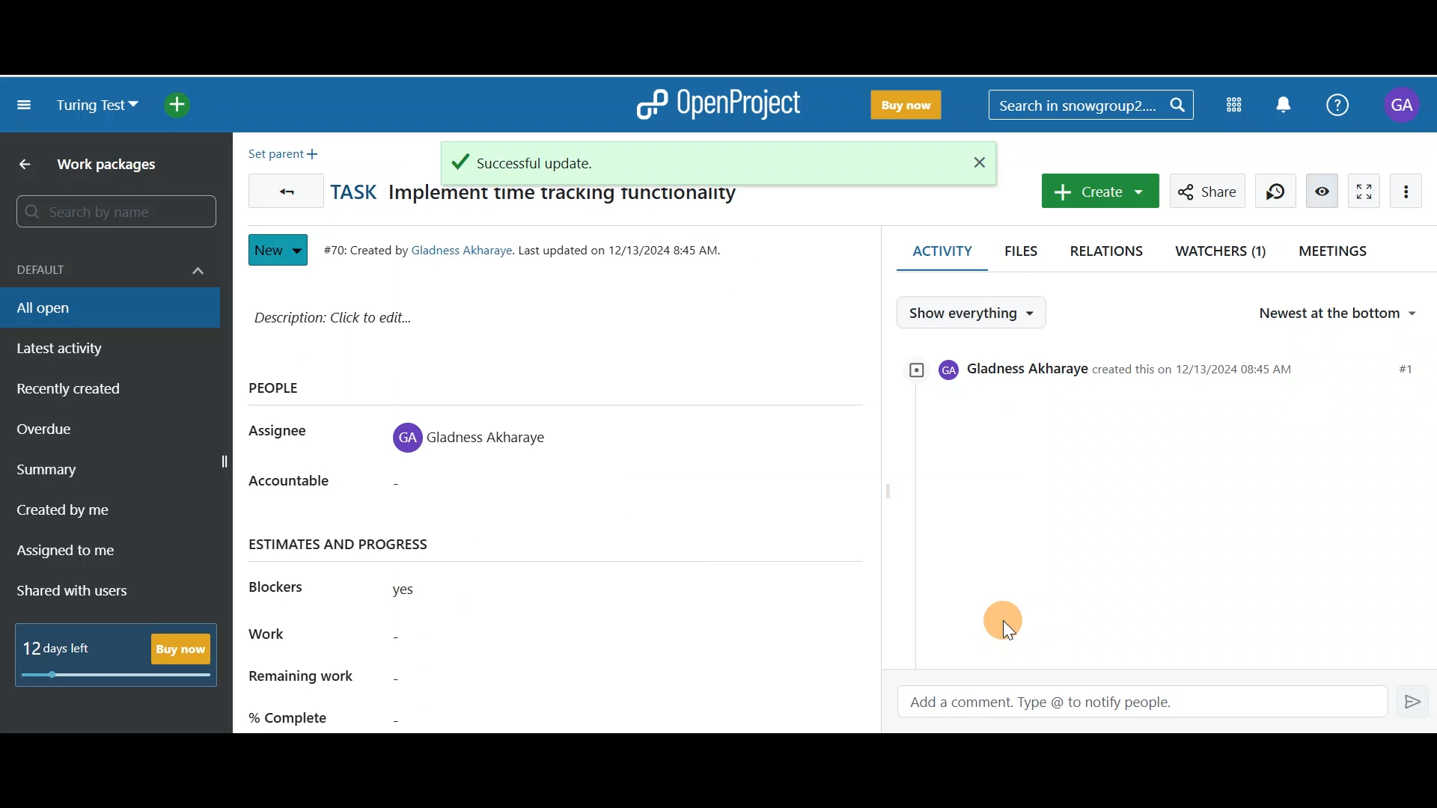 The image size is (1437, 808). What do you see at coordinates (107, 262) in the screenshot?
I see `Default` at bounding box center [107, 262].